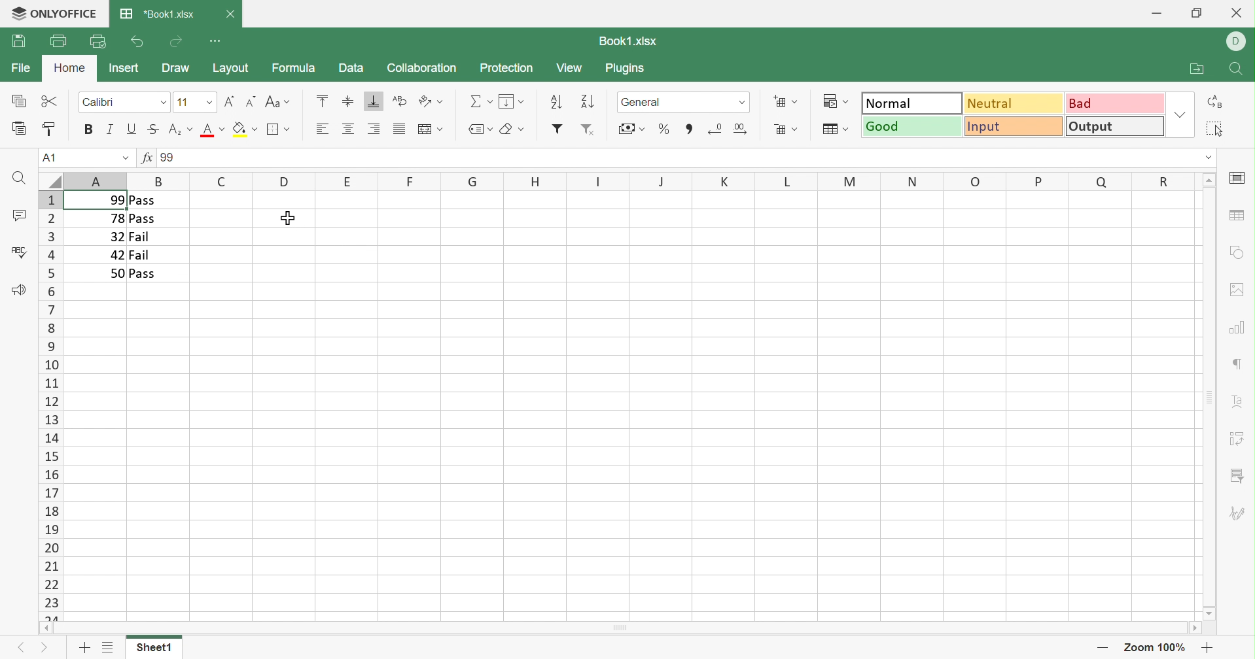 Image resolution: width=1255 pixels, height=659 pixels. I want to click on Close, so click(230, 16).